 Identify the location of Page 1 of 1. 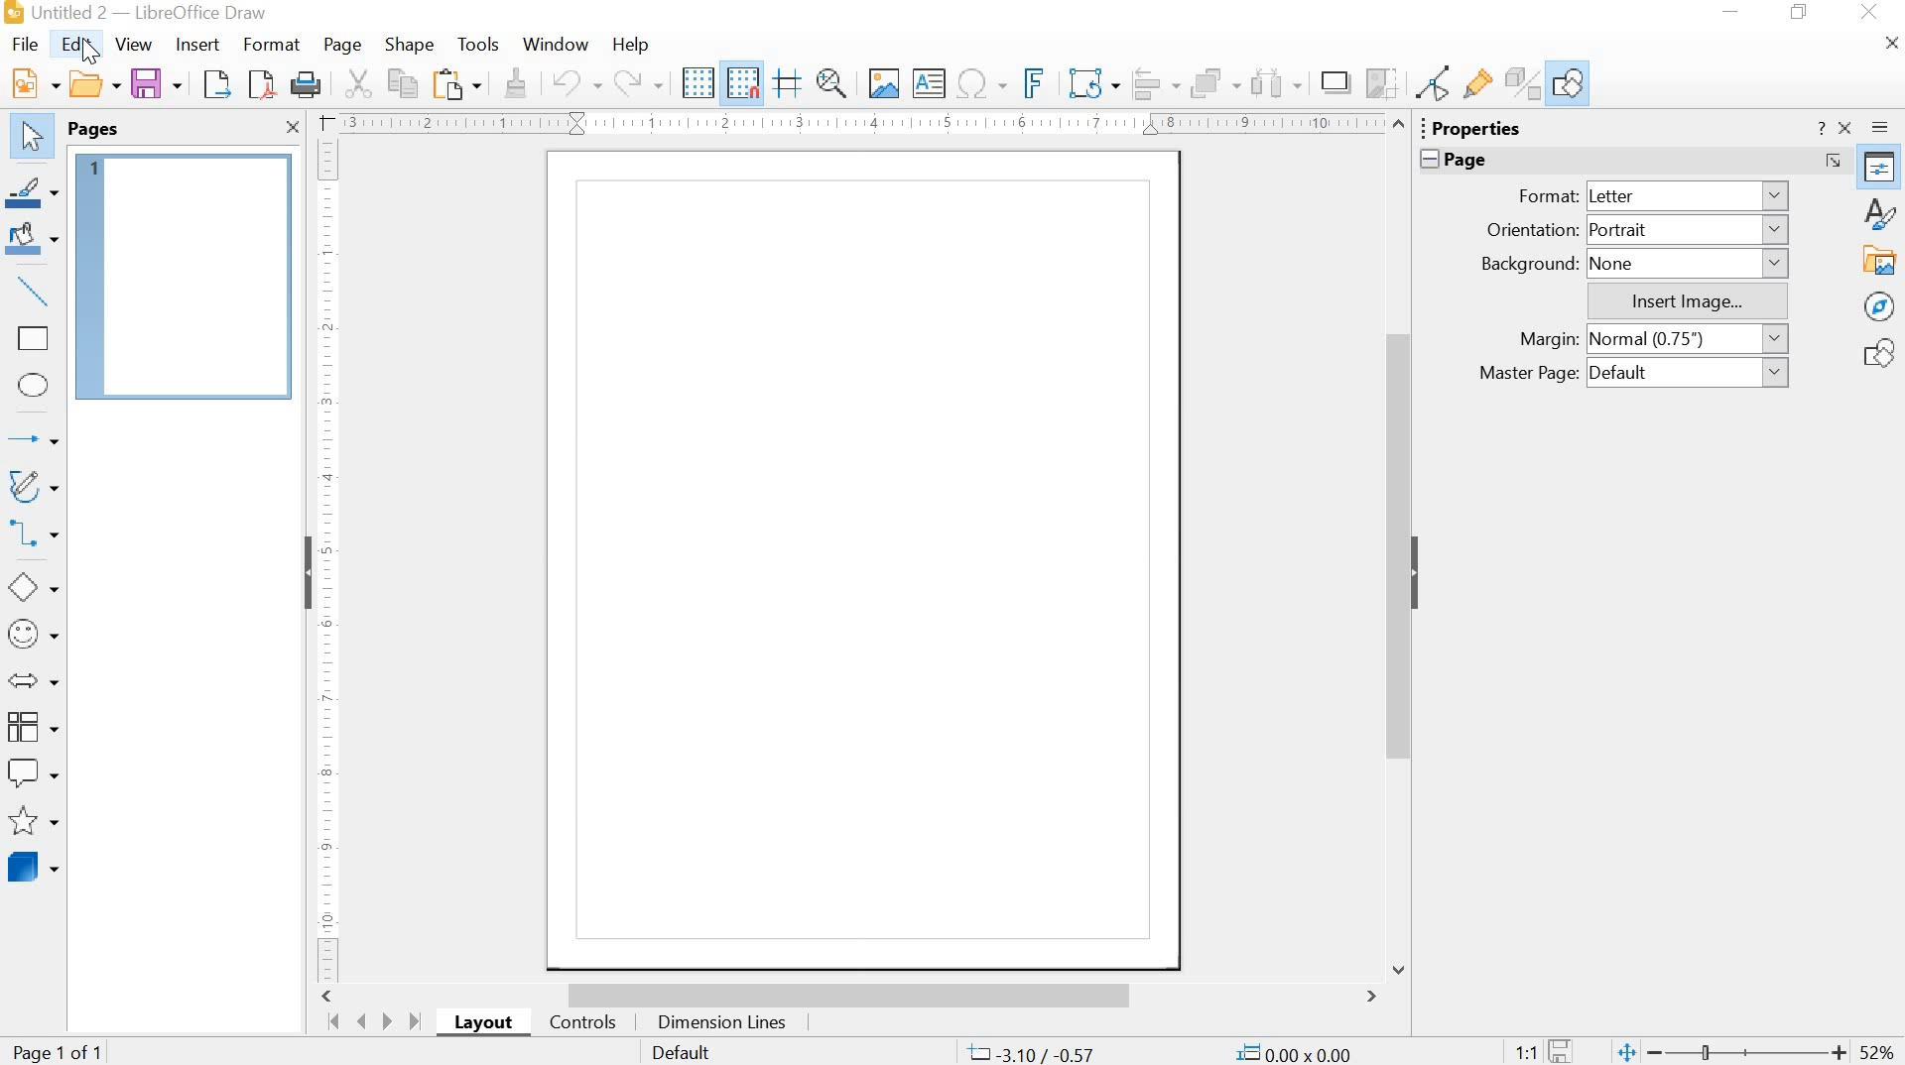
(71, 1050).